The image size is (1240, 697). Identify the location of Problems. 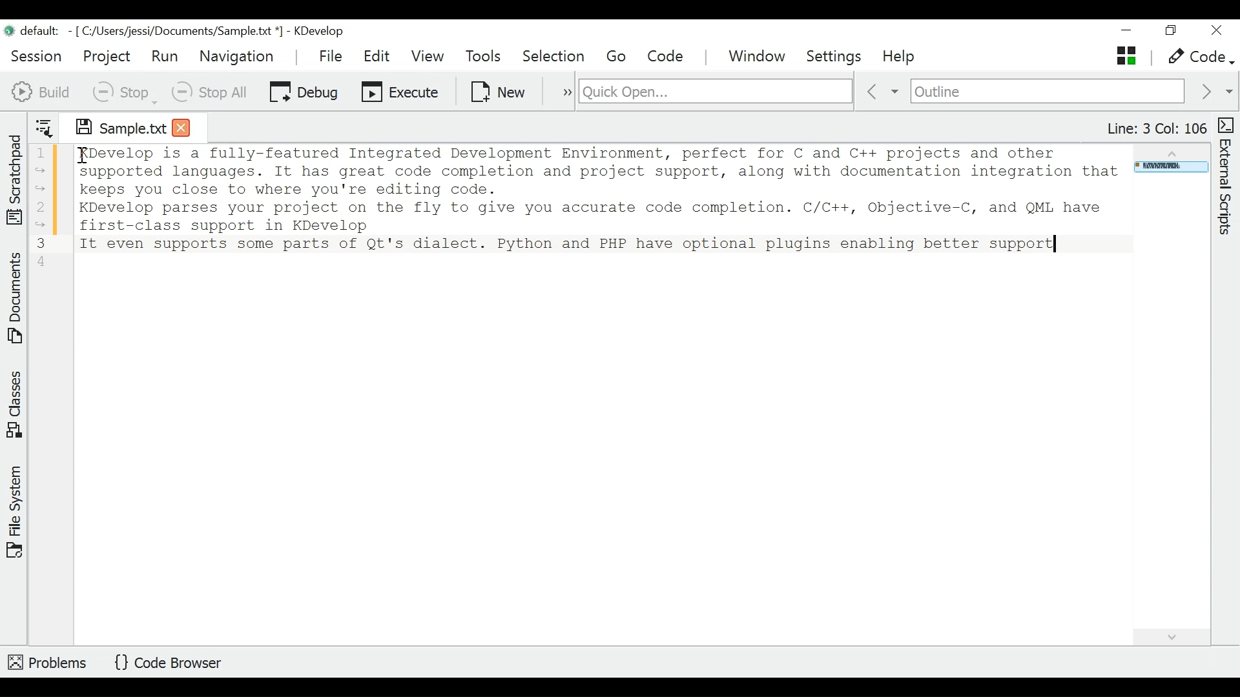
(48, 660).